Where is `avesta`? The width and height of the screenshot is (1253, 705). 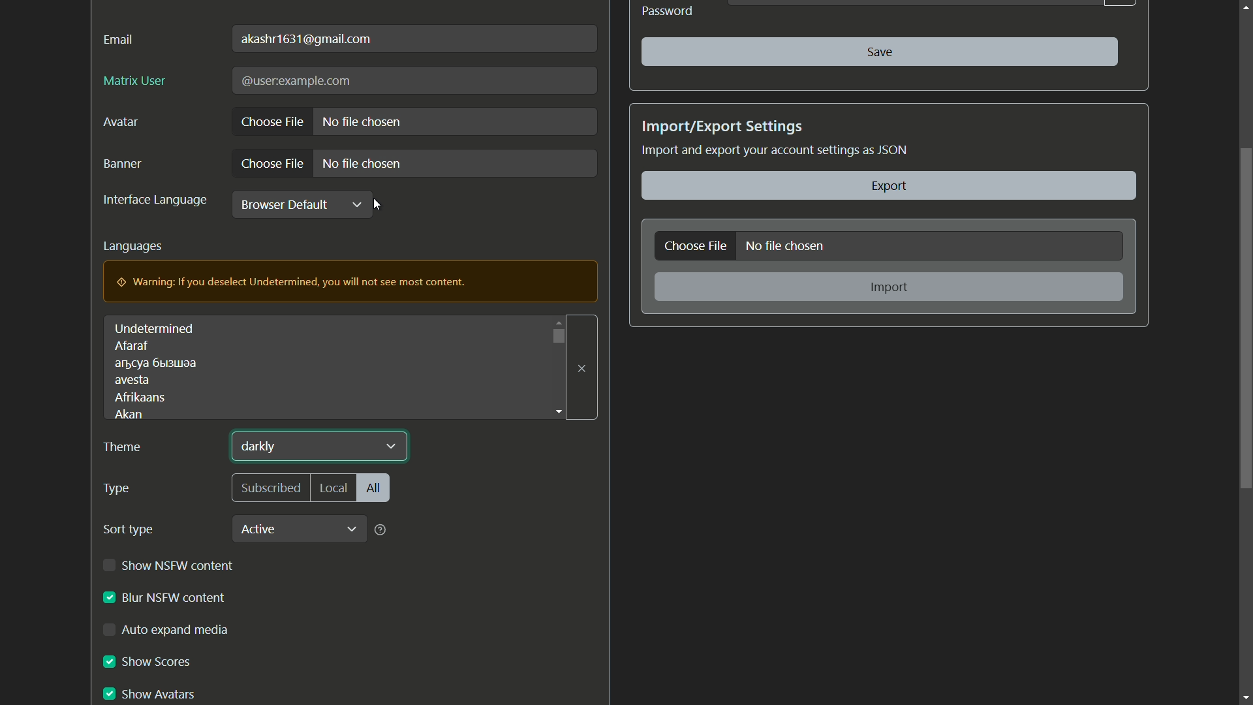 avesta is located at coordinates (132, 381).